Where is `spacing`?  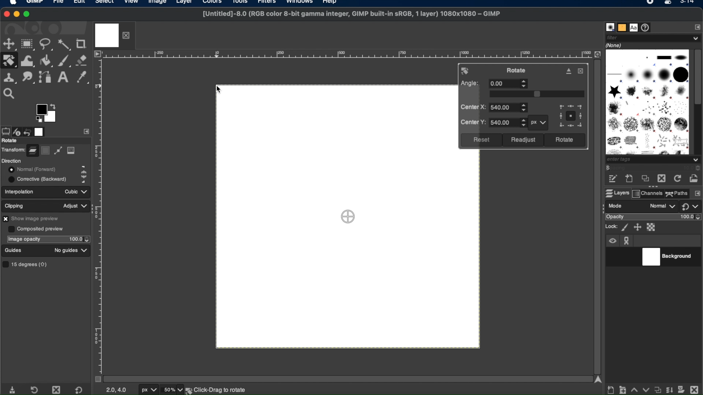
spacing is located at coordinates (624, 169).